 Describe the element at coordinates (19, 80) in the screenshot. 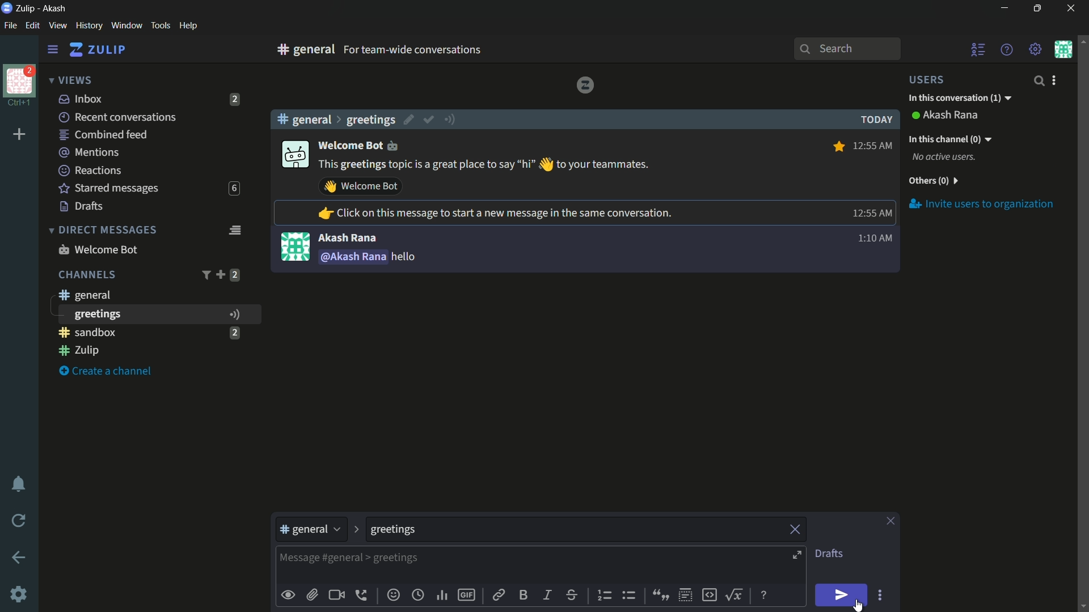

I see `profile` at that location.